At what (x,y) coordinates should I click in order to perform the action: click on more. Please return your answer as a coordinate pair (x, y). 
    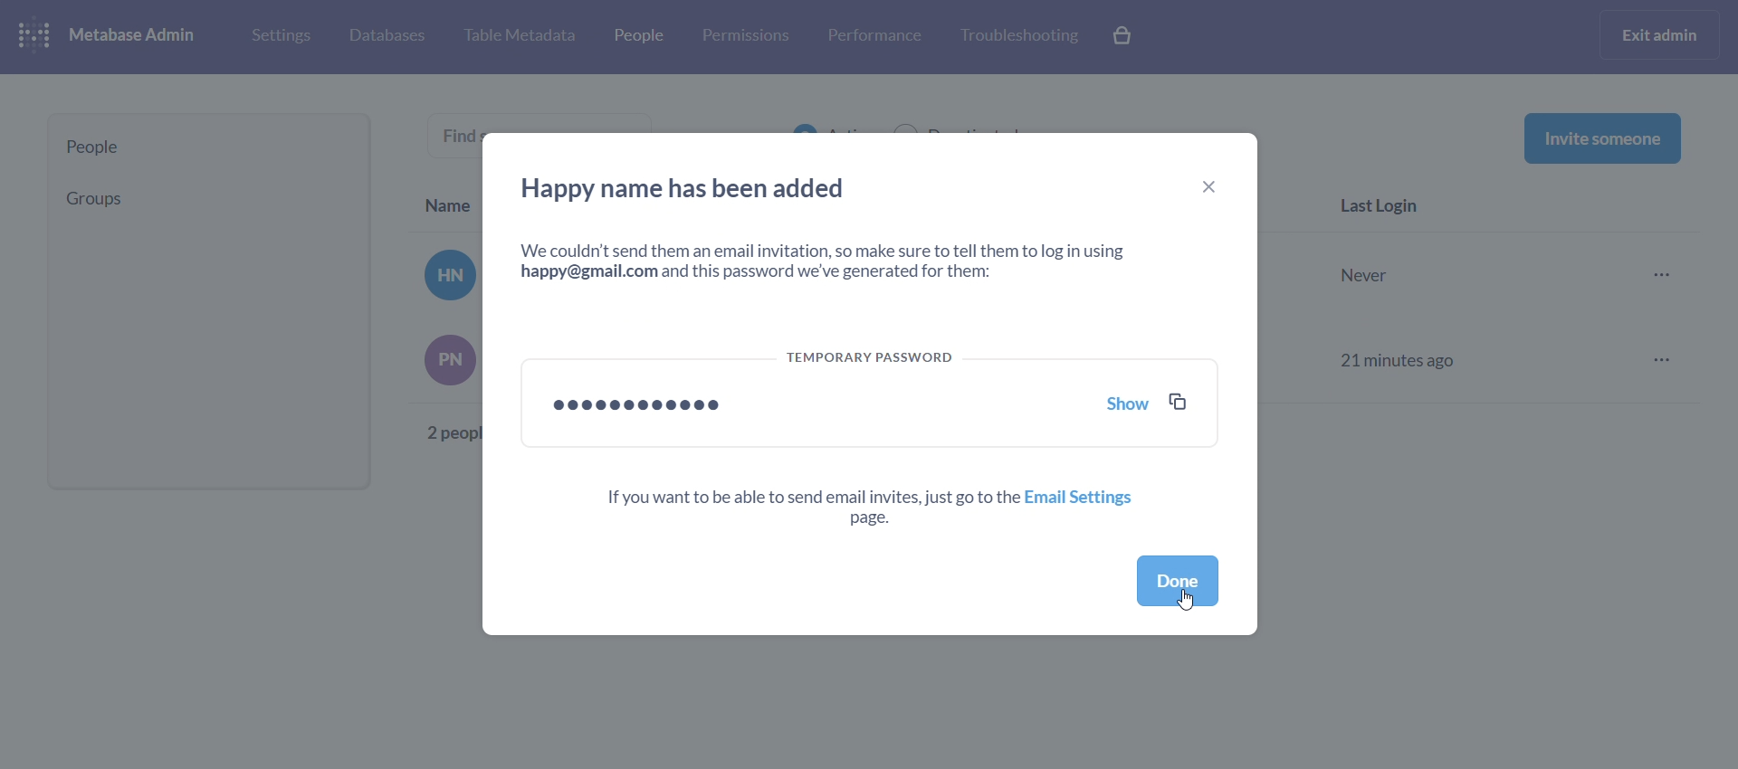
    Looking at the image, I should click on (1665, 359).